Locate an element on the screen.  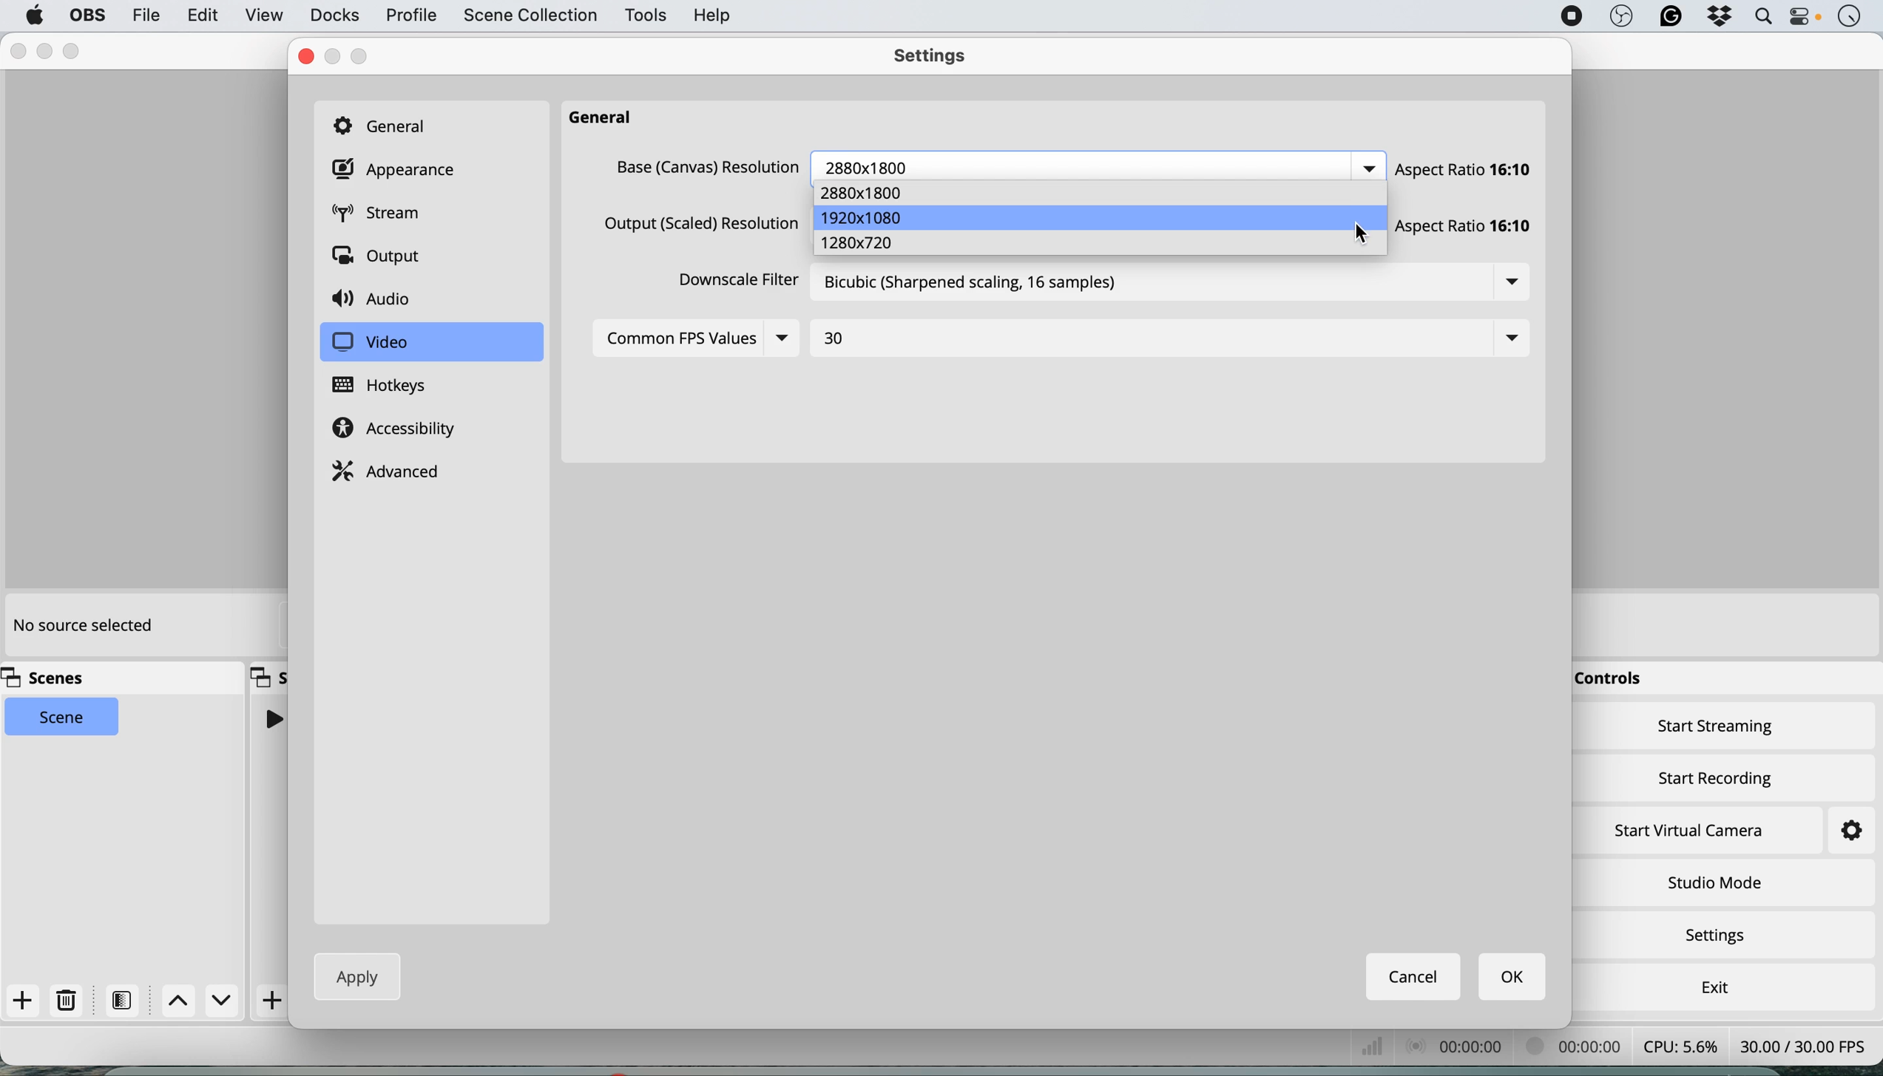
profile is located at coordinates (410, 16).